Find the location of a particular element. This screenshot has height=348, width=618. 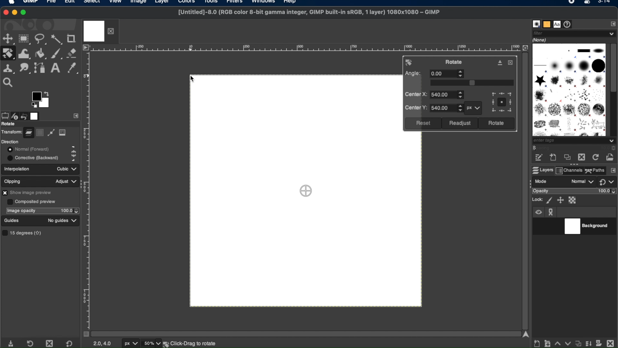

corrective backward toggle is located at coordinates (33, 158).